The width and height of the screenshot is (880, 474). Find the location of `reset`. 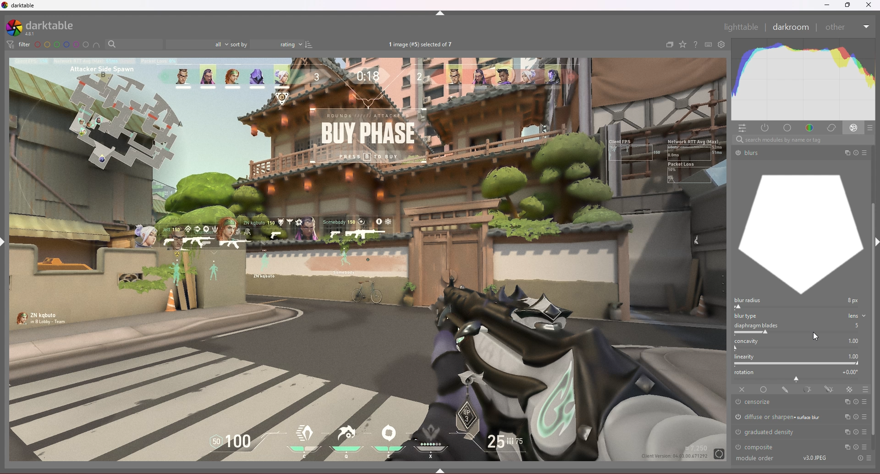

reset is located at coordinates (855, 432).